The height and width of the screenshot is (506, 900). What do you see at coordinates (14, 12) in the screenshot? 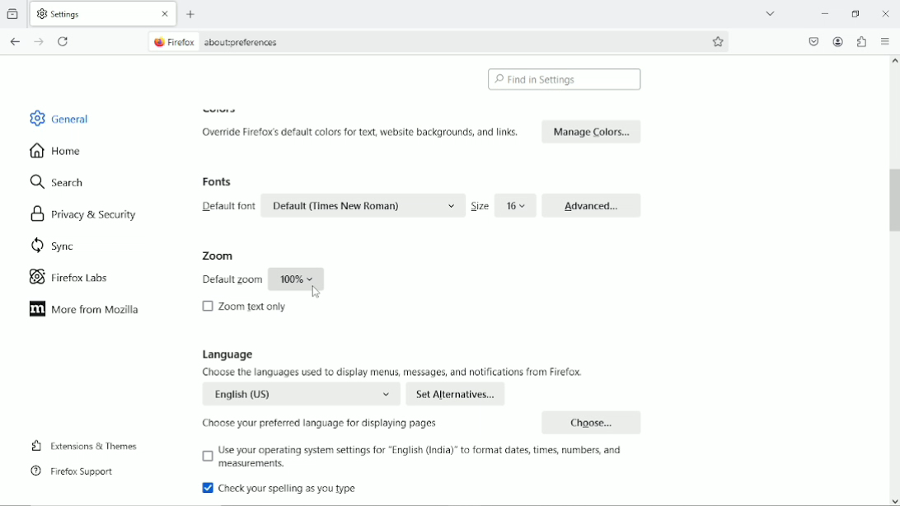
I see `View recent browsing` at bounding box center [14, 12].